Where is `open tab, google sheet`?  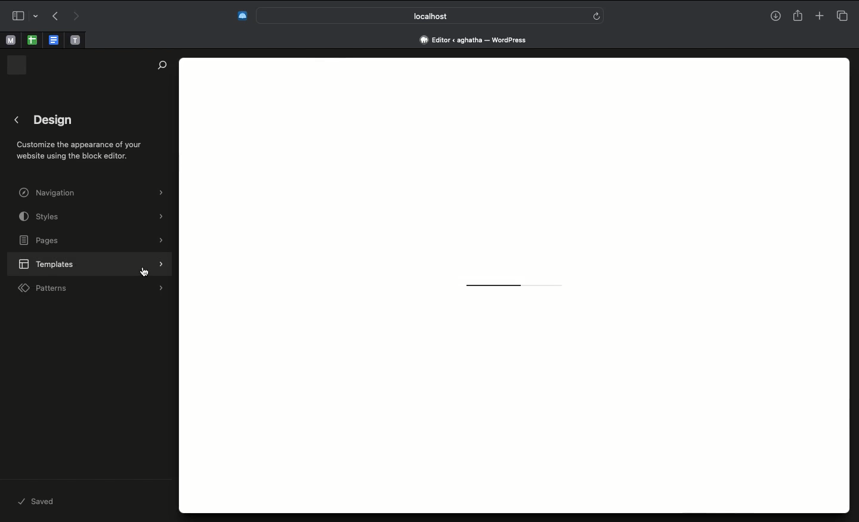
open tab, google sheet is located at coordinates (31, 40).